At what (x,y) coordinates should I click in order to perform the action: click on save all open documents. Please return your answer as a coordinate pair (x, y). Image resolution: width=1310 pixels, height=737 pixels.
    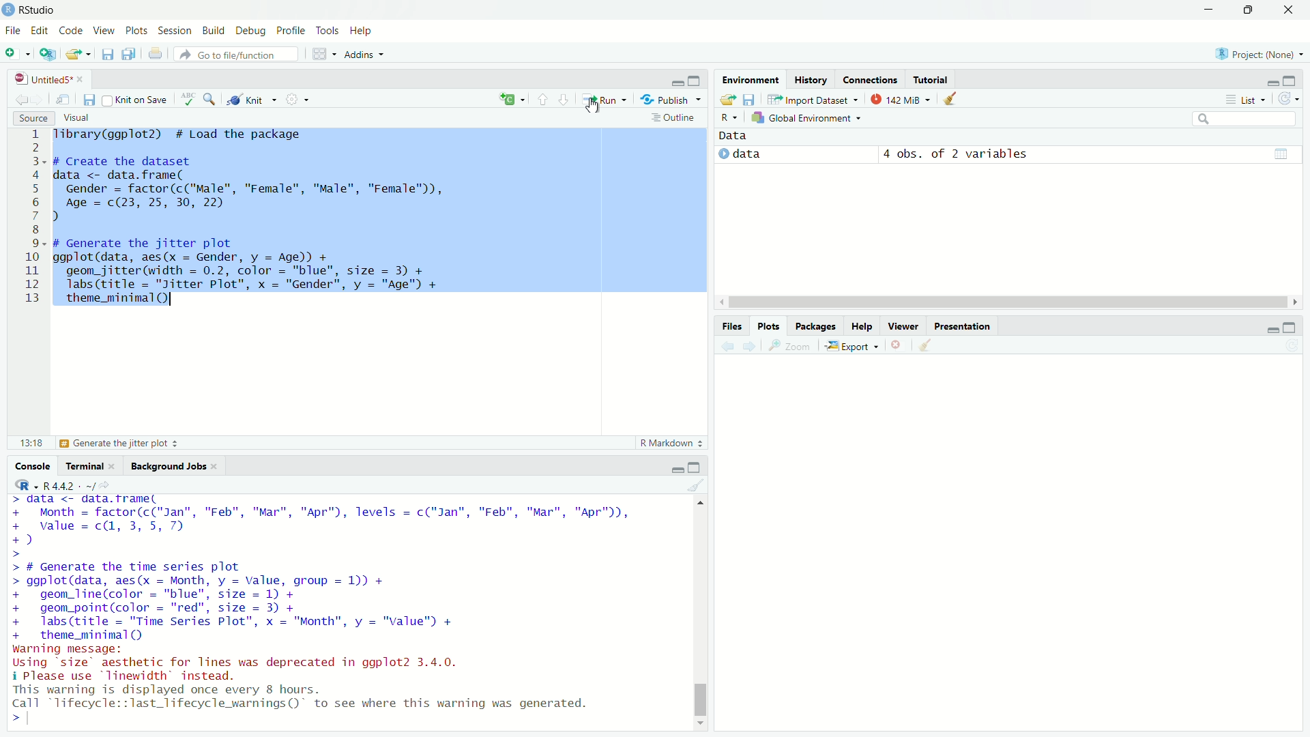
    Looking at the image, I should click on (130, 53).